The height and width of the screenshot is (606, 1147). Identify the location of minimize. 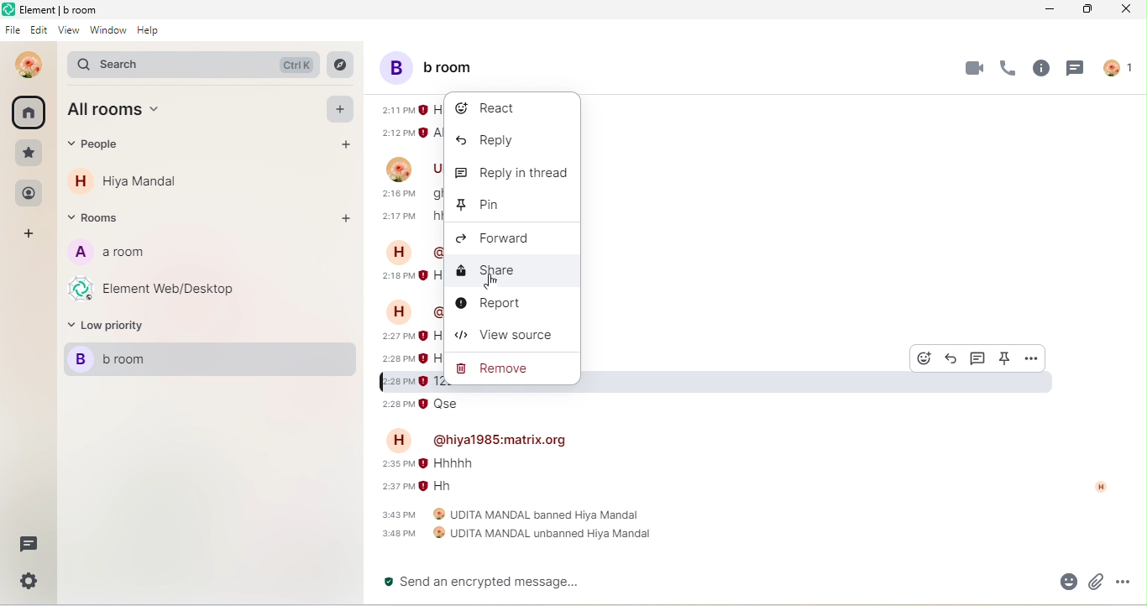
(1049, 10).